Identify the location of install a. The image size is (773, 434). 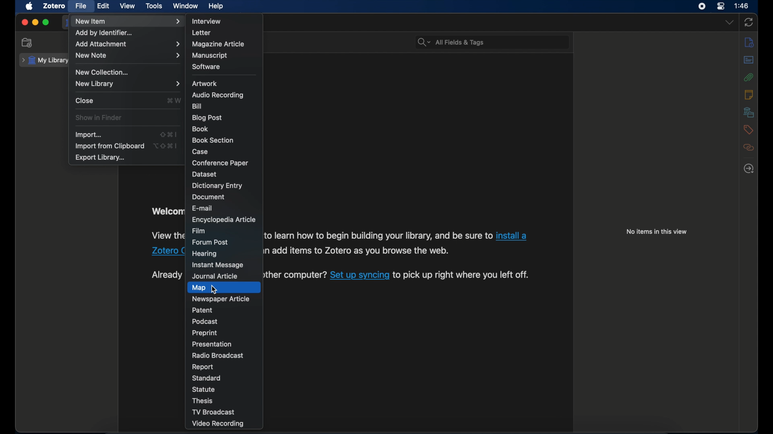
(513, 235).